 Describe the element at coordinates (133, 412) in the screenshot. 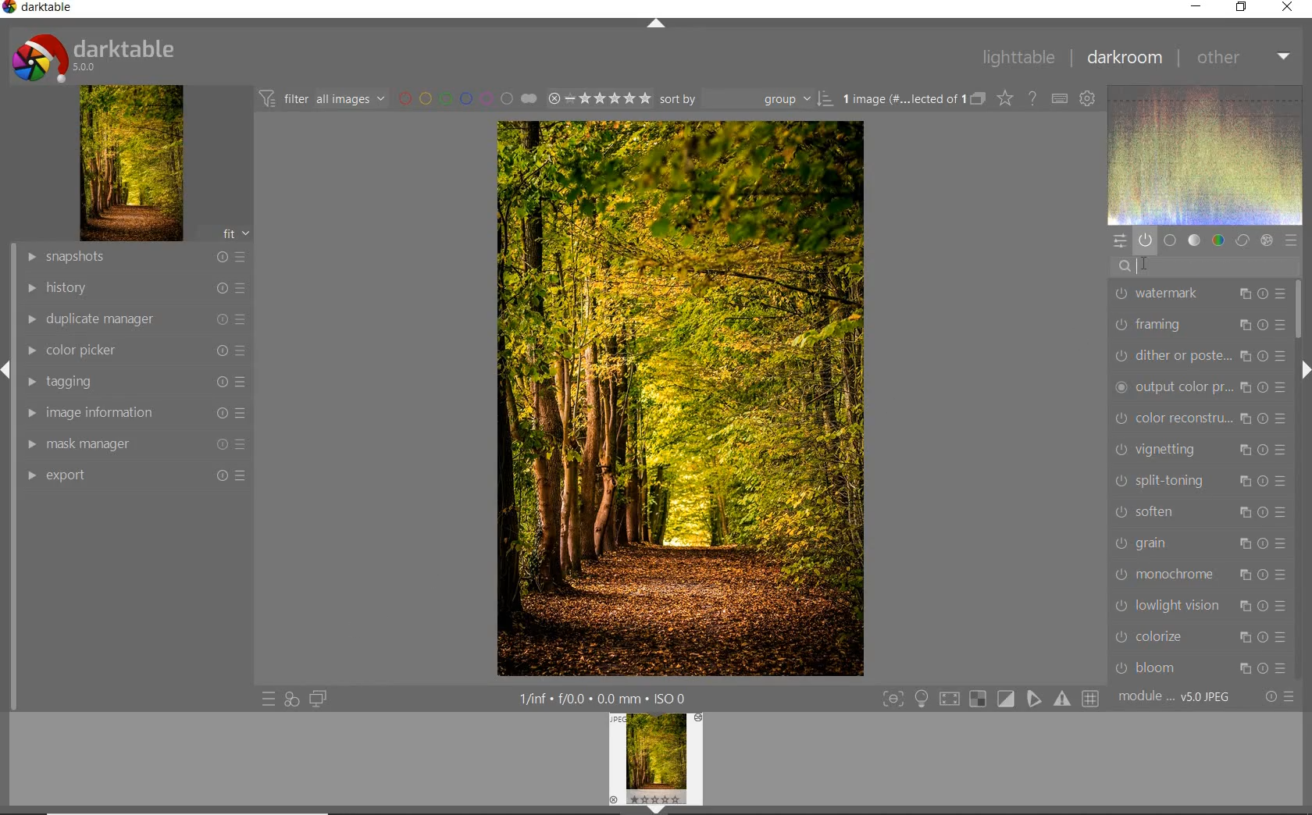

I see `image information` at that location.